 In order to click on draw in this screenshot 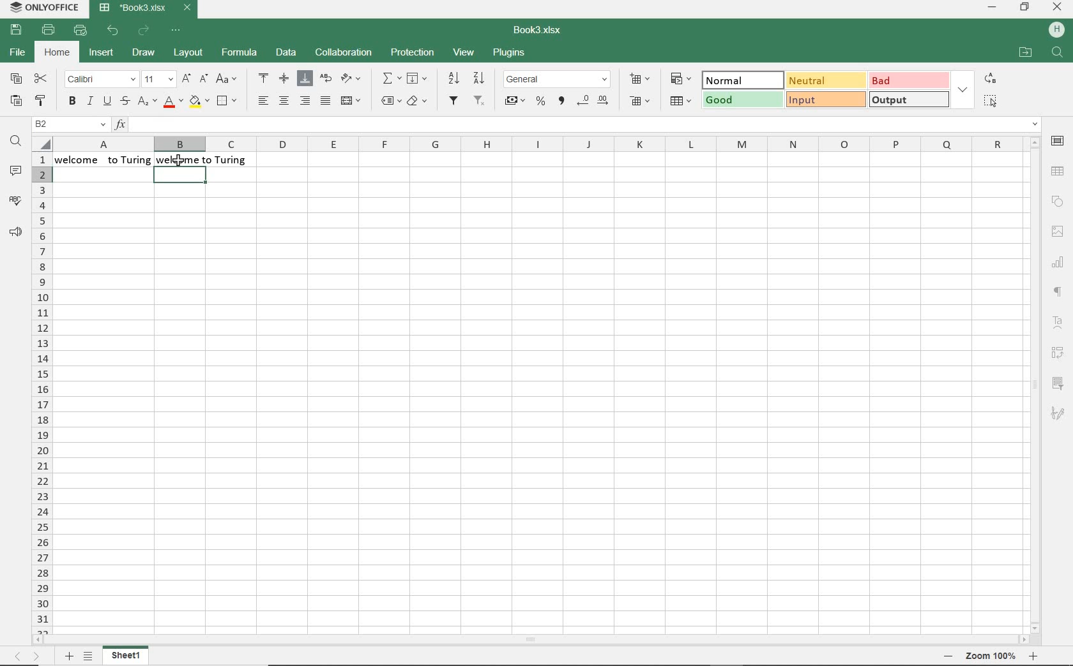, I will do `click(144, 53)`.